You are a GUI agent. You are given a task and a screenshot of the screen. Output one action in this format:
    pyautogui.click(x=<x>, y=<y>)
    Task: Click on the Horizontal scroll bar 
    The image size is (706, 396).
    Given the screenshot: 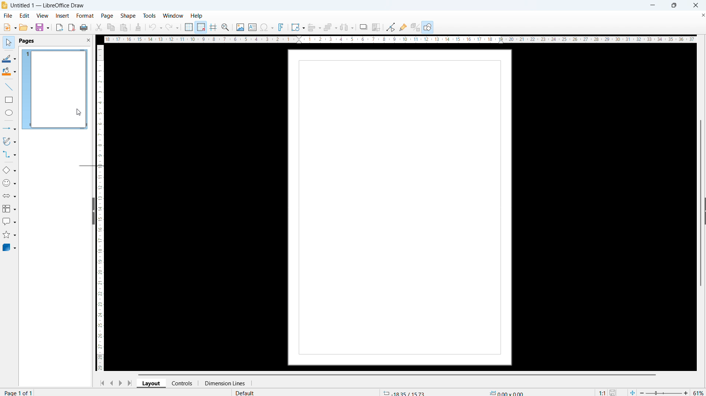 What is the action you would take?
    pyautogui.click(x=396, y=374)
    